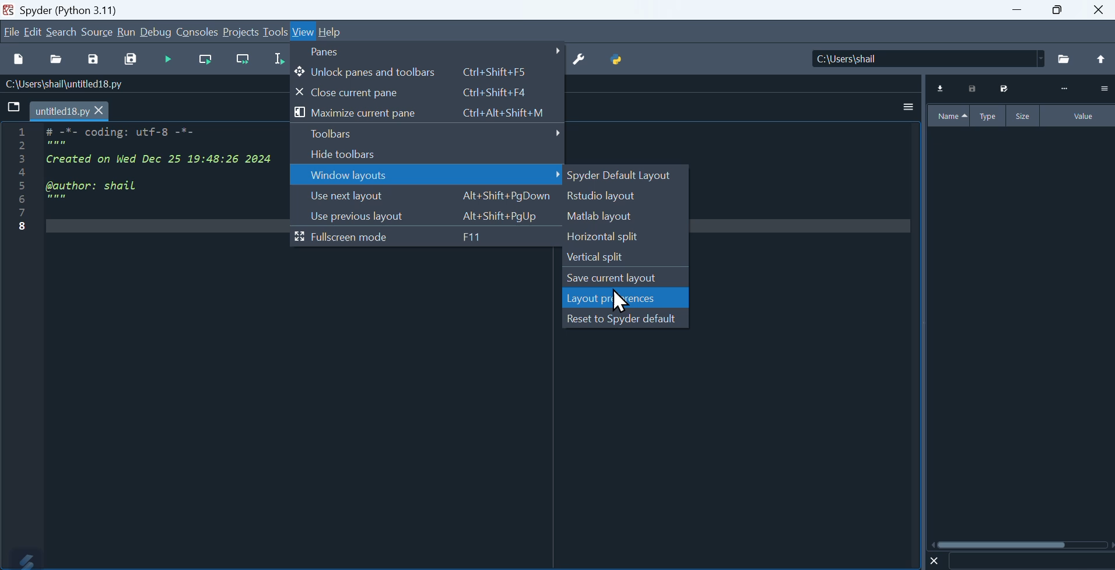  I want to click on Debug, so click(156, 31).